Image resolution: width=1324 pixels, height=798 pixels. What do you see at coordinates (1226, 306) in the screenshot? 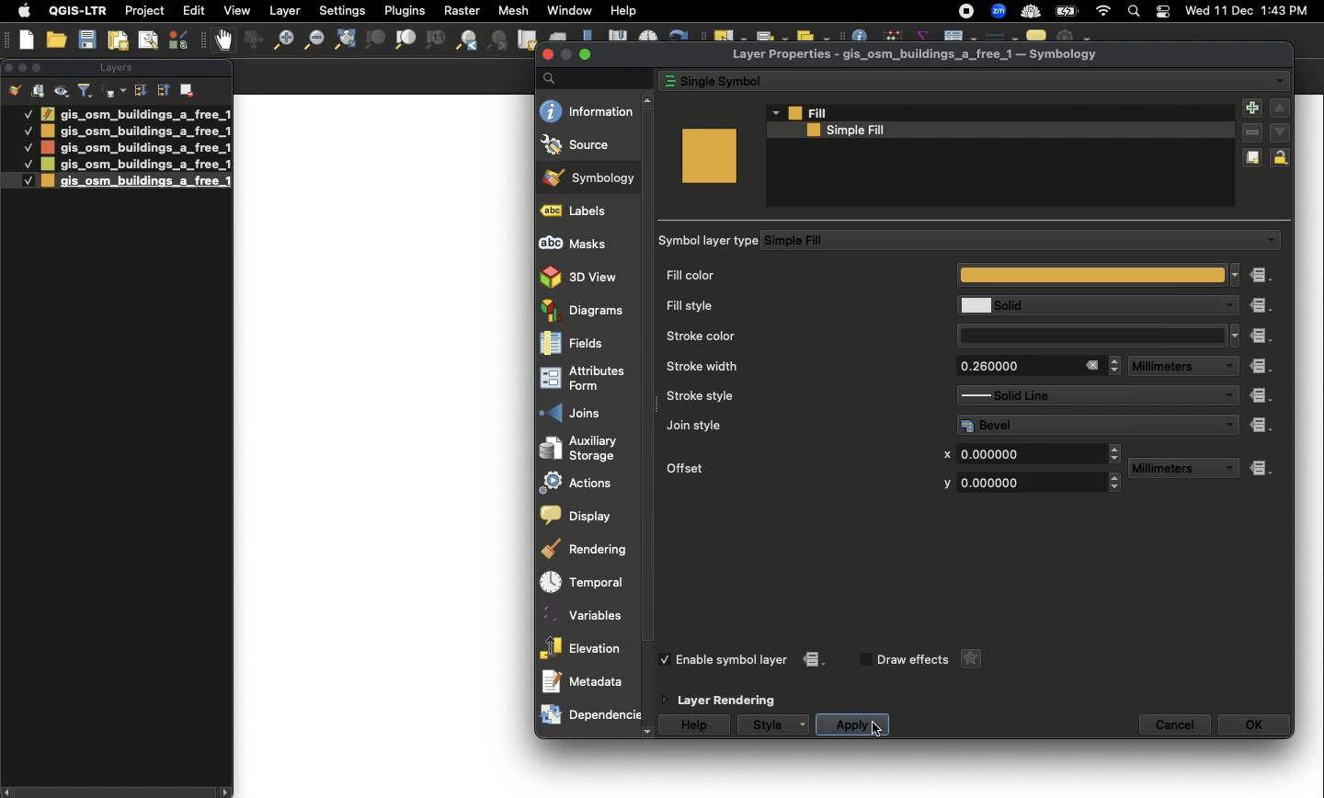
I see `Drop down` at bounding box center [1226, 306].